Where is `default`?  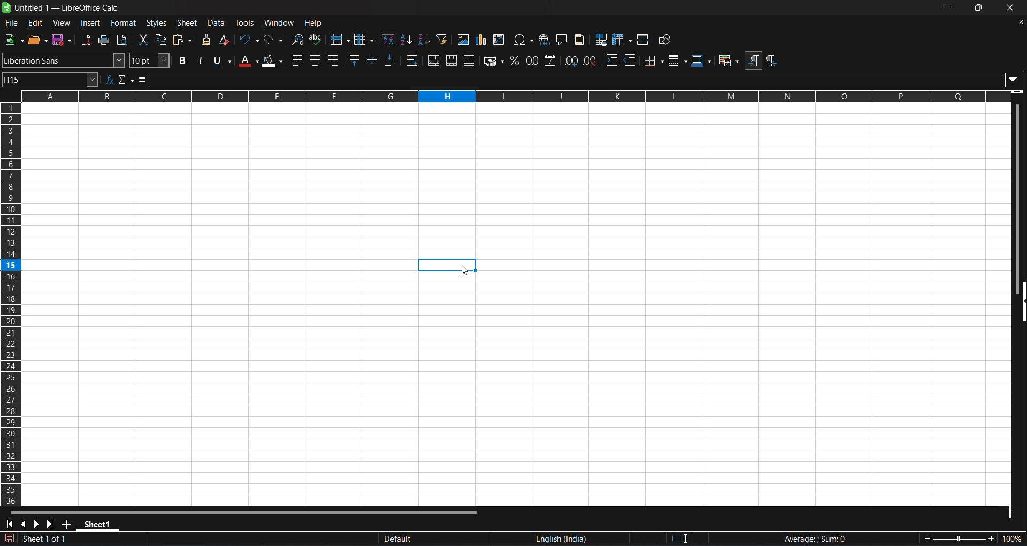
default is located at coordinates (394, 536).